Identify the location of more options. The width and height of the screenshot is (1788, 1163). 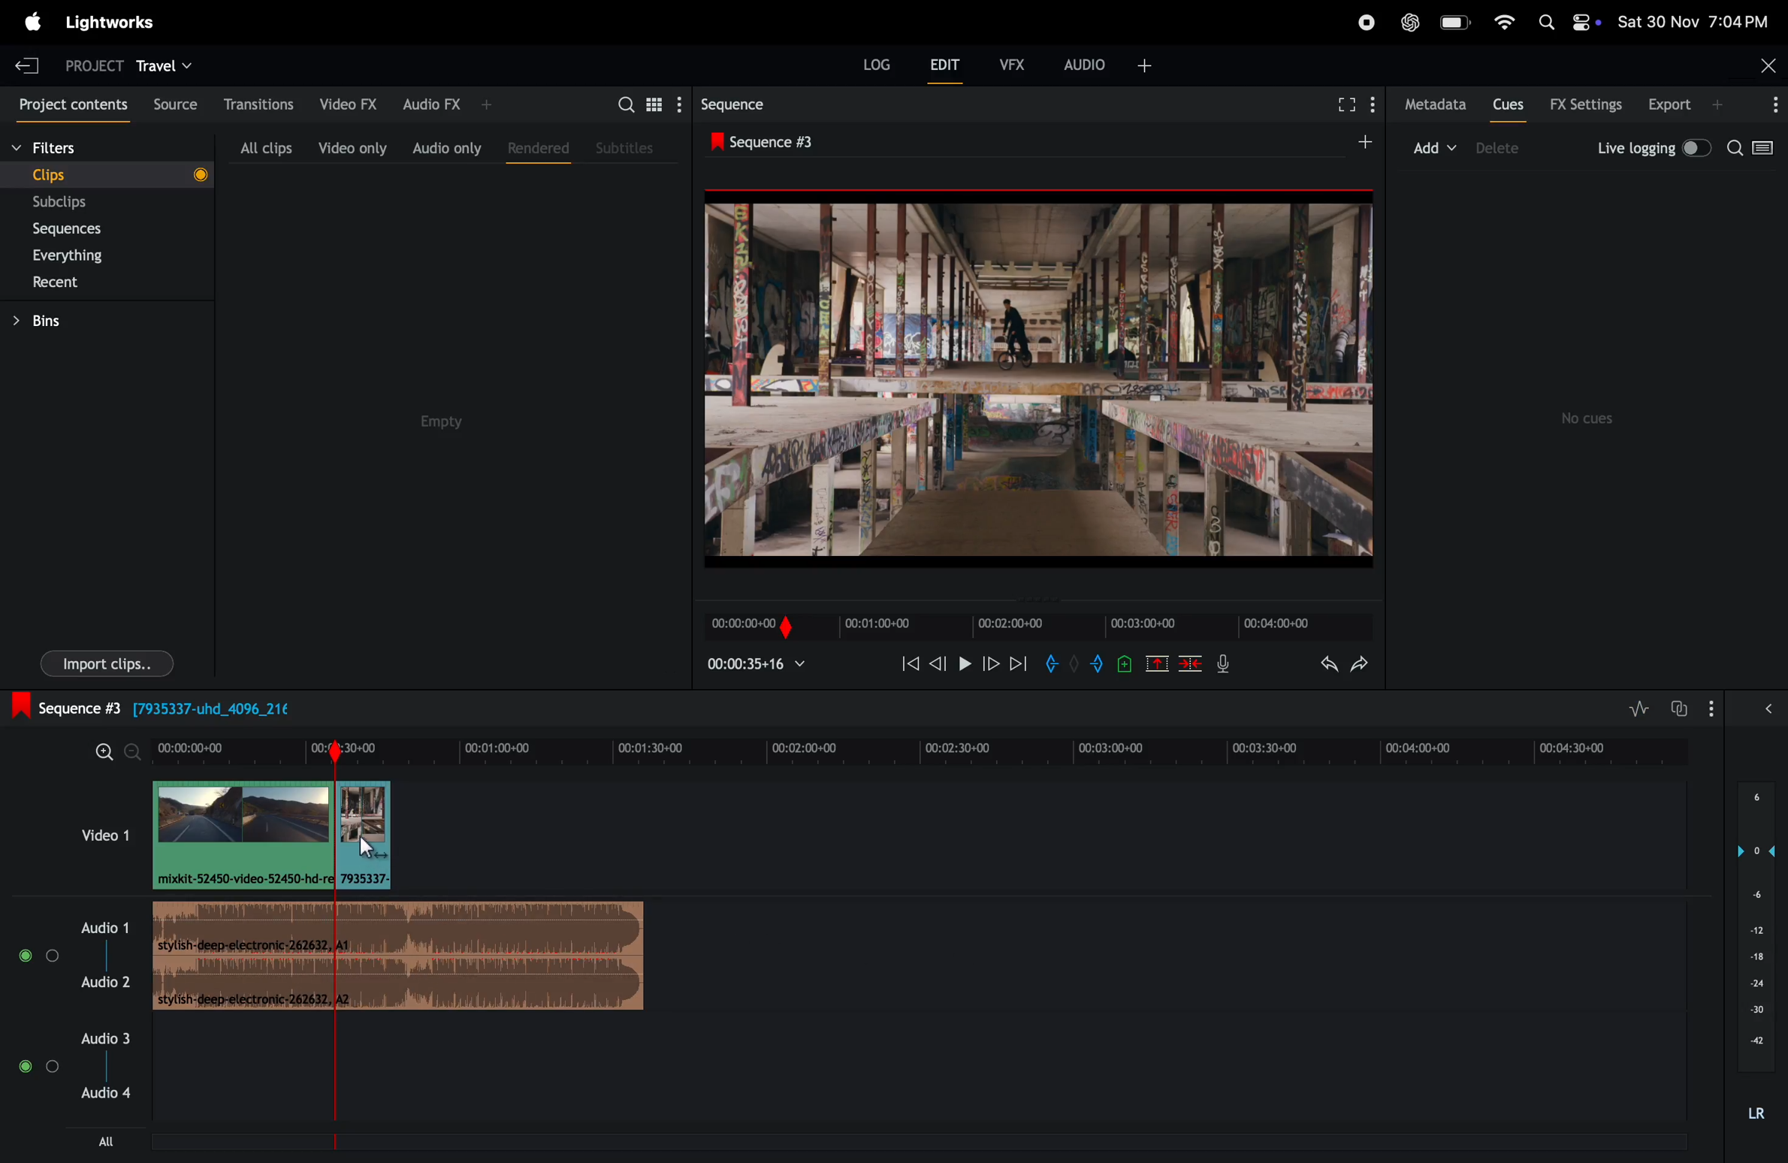
(1768, 105).